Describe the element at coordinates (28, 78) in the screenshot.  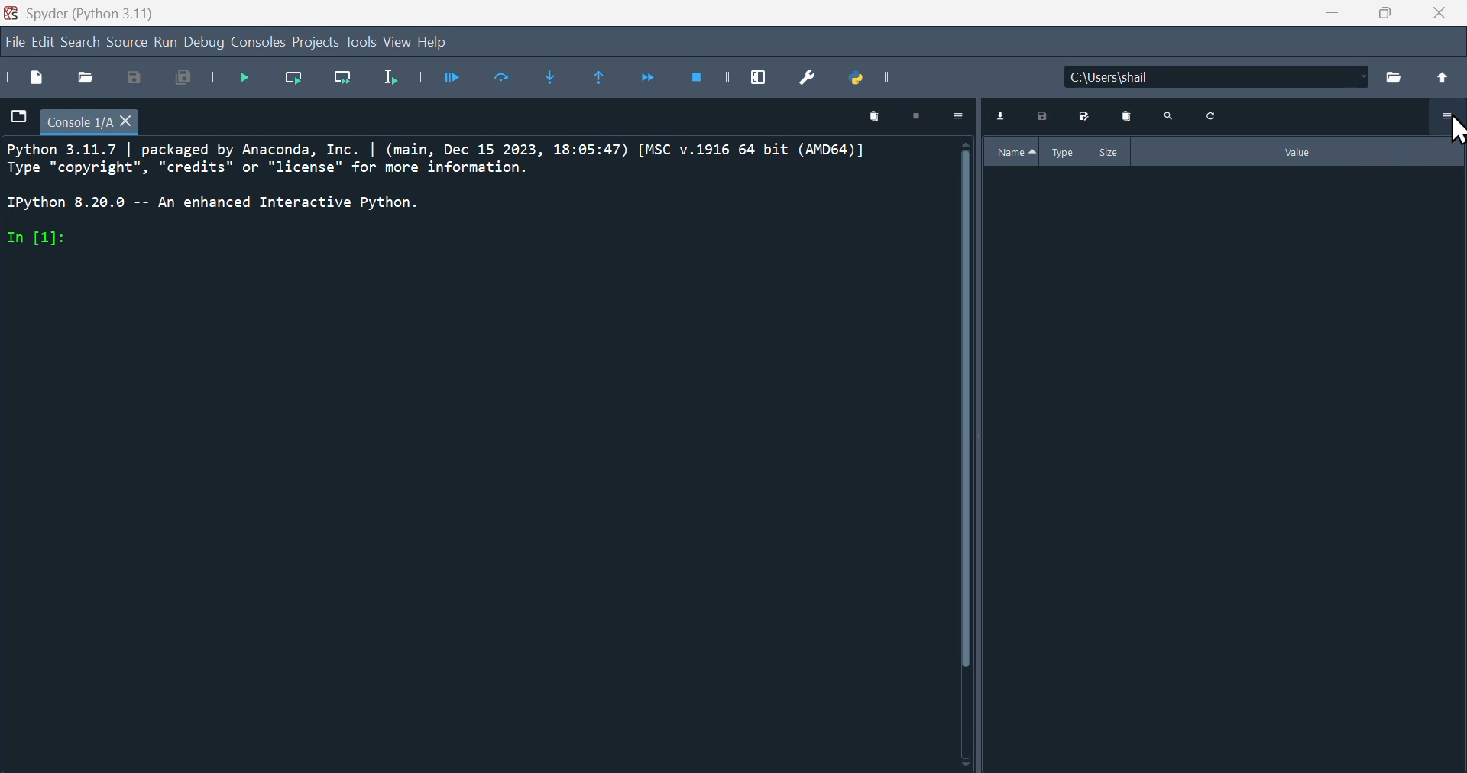
I see `New file` at that location.